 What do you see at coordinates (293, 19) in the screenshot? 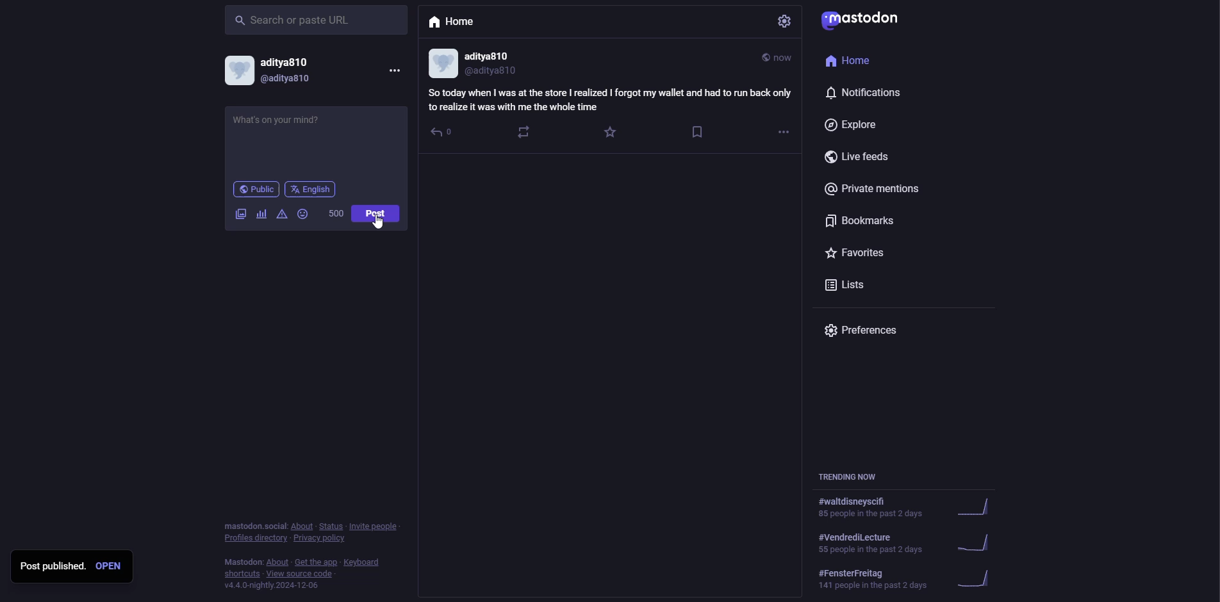
I see `search` at bounding box center [293, 19].